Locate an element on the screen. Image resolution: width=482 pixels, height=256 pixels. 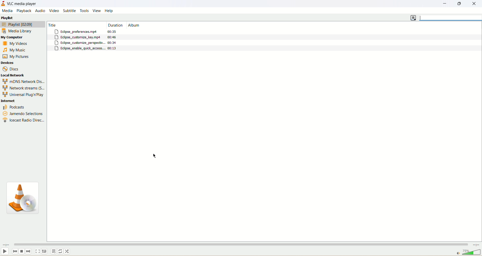
seek bar is located at coordinates (241, 244).